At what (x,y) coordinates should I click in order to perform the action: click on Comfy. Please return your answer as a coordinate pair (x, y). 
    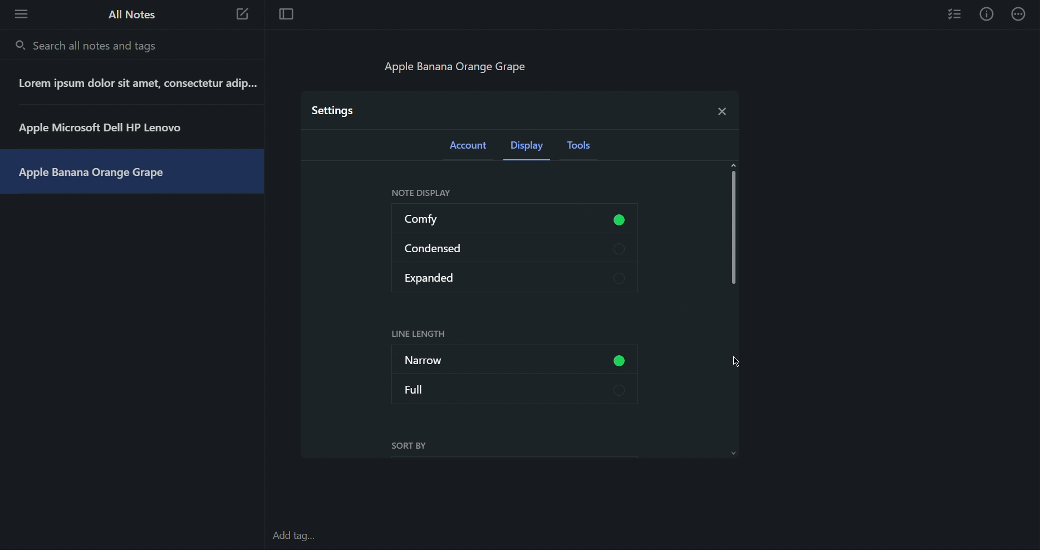
    Looking at the image, I should click on (465, 219).